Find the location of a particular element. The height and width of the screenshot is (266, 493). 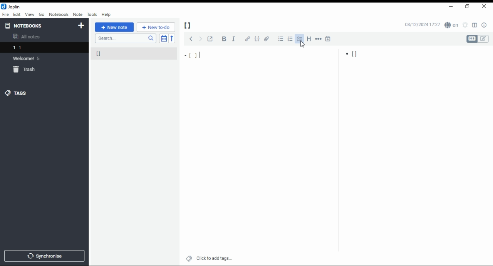

toggle external editing is located at coordinates (210, 39).